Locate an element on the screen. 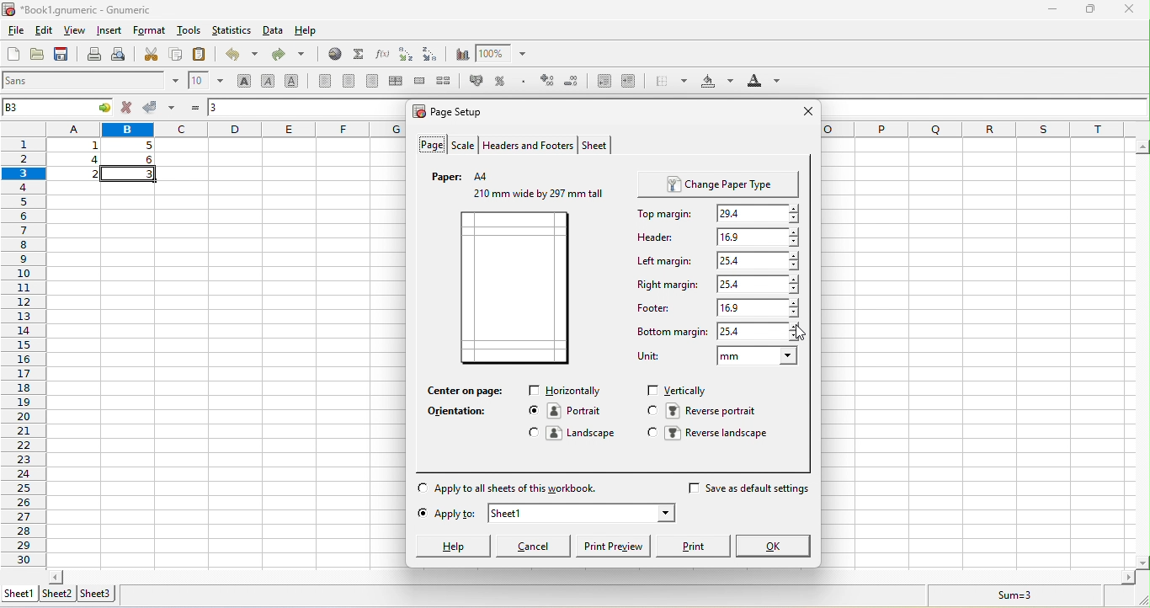  borders is located at coordinates (668, 82).